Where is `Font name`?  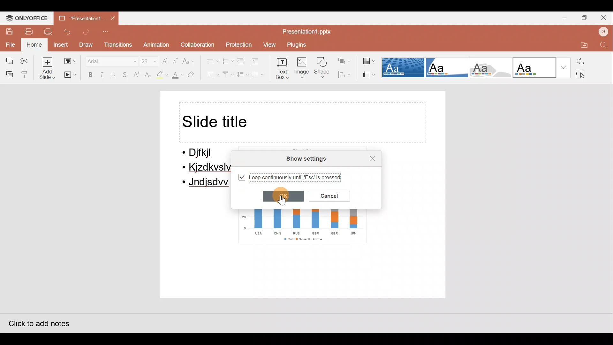 Font name is located at coordinates (110, 60).